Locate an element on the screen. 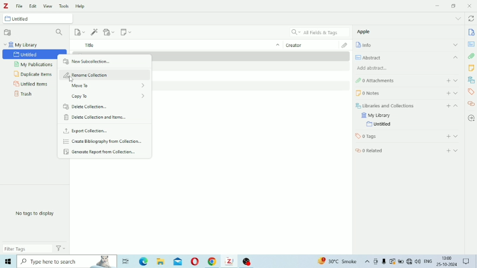 This screenshot has height=268, width=477. Attachments is located at coordinates (471, 56).